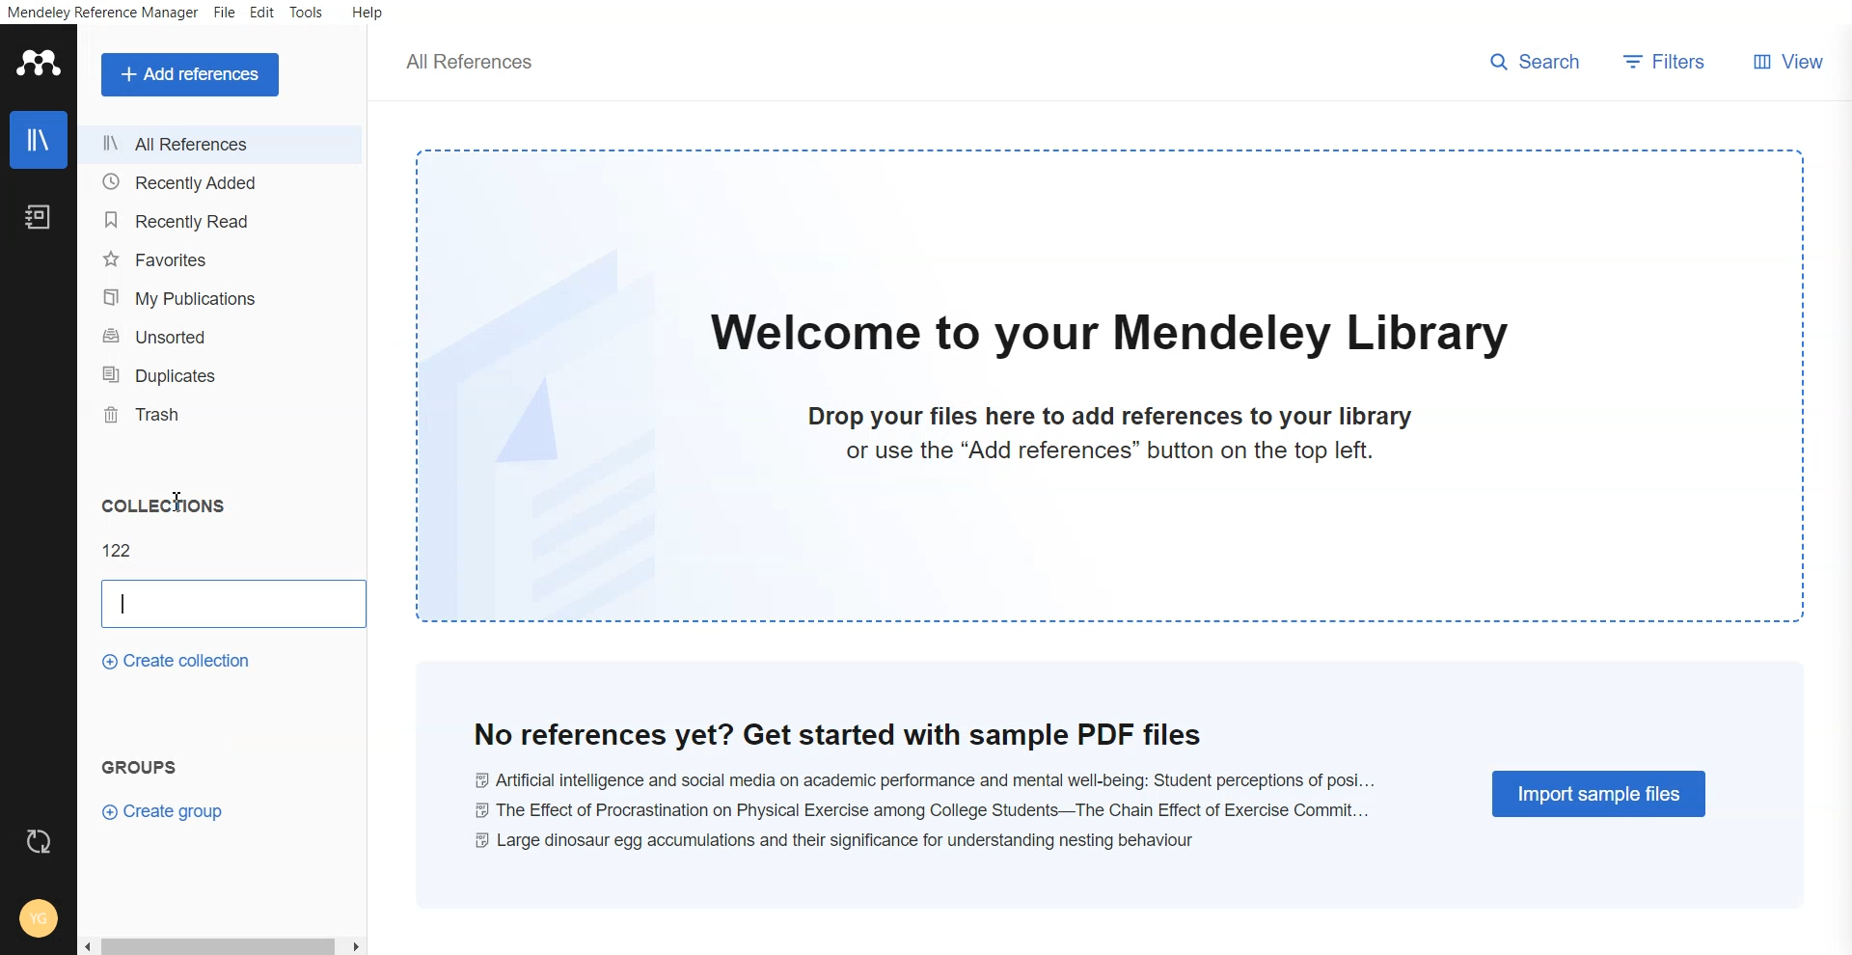 Image resolution: width=1852 pixels, height=955 pixels. Describe the element at coordinates (1664, 62) in the screenshot. I see `Filters` at that location.